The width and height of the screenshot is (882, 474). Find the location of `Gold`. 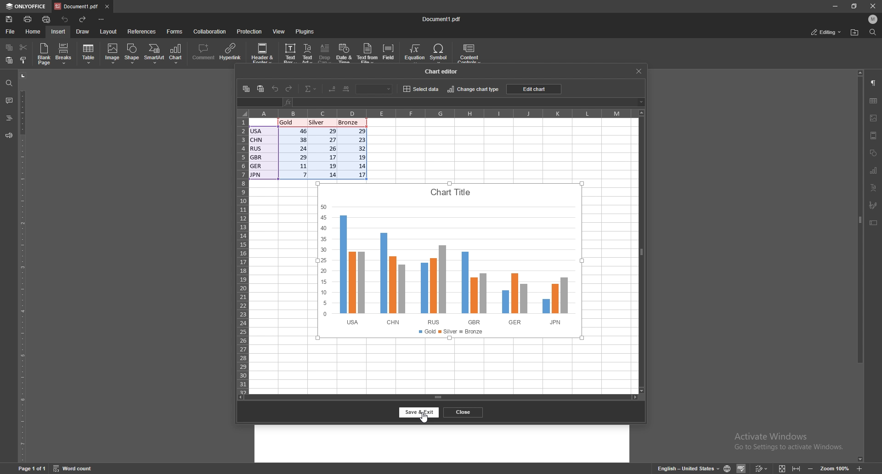

Gold is located at coordinates (292, 122).